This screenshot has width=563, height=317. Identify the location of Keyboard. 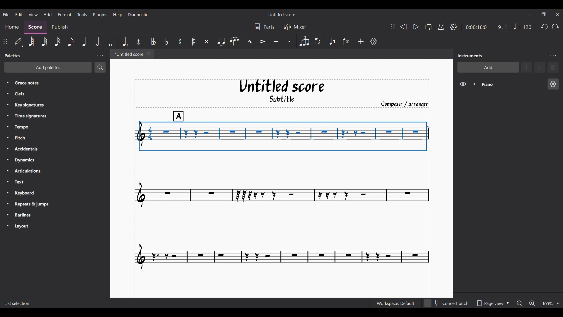
(32, 194).